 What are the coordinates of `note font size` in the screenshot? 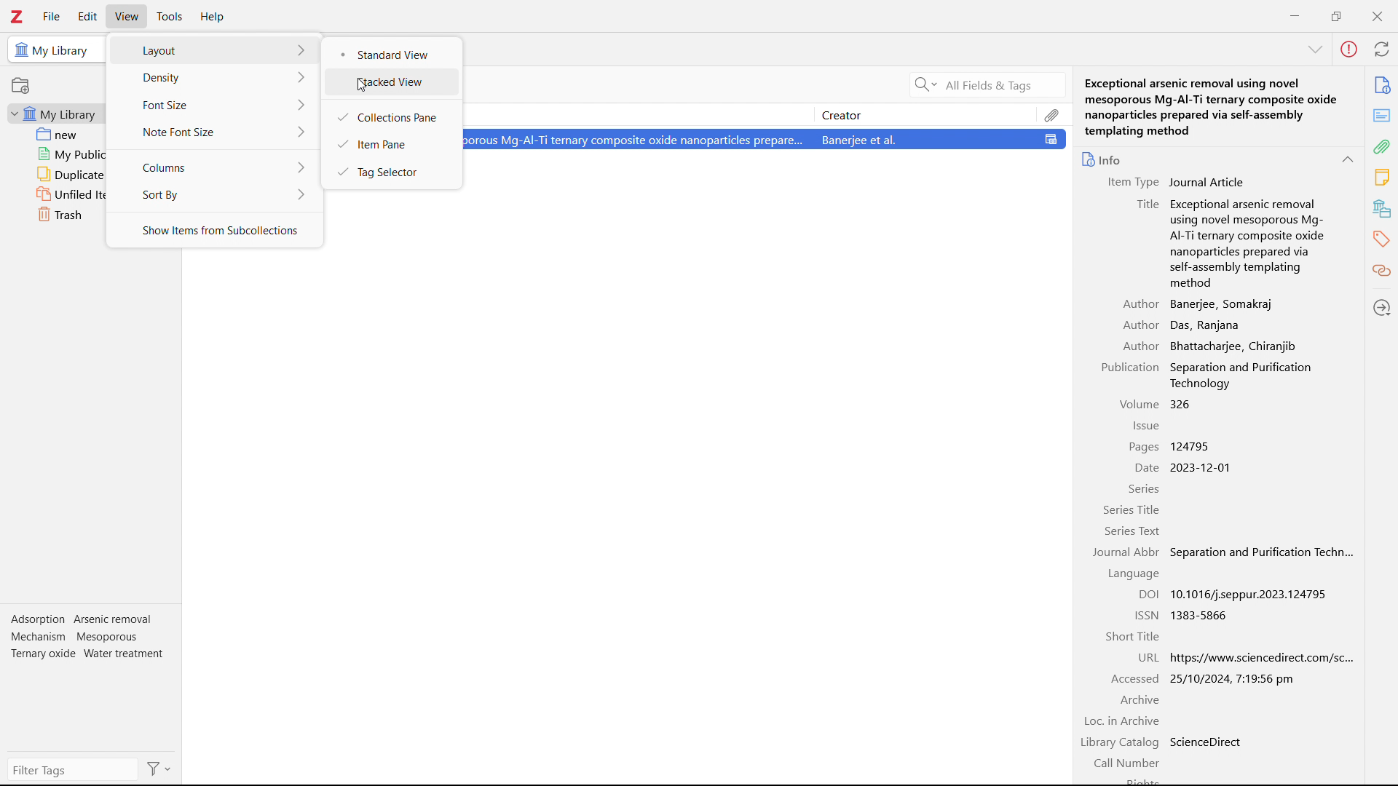 It's located at (215, 131).